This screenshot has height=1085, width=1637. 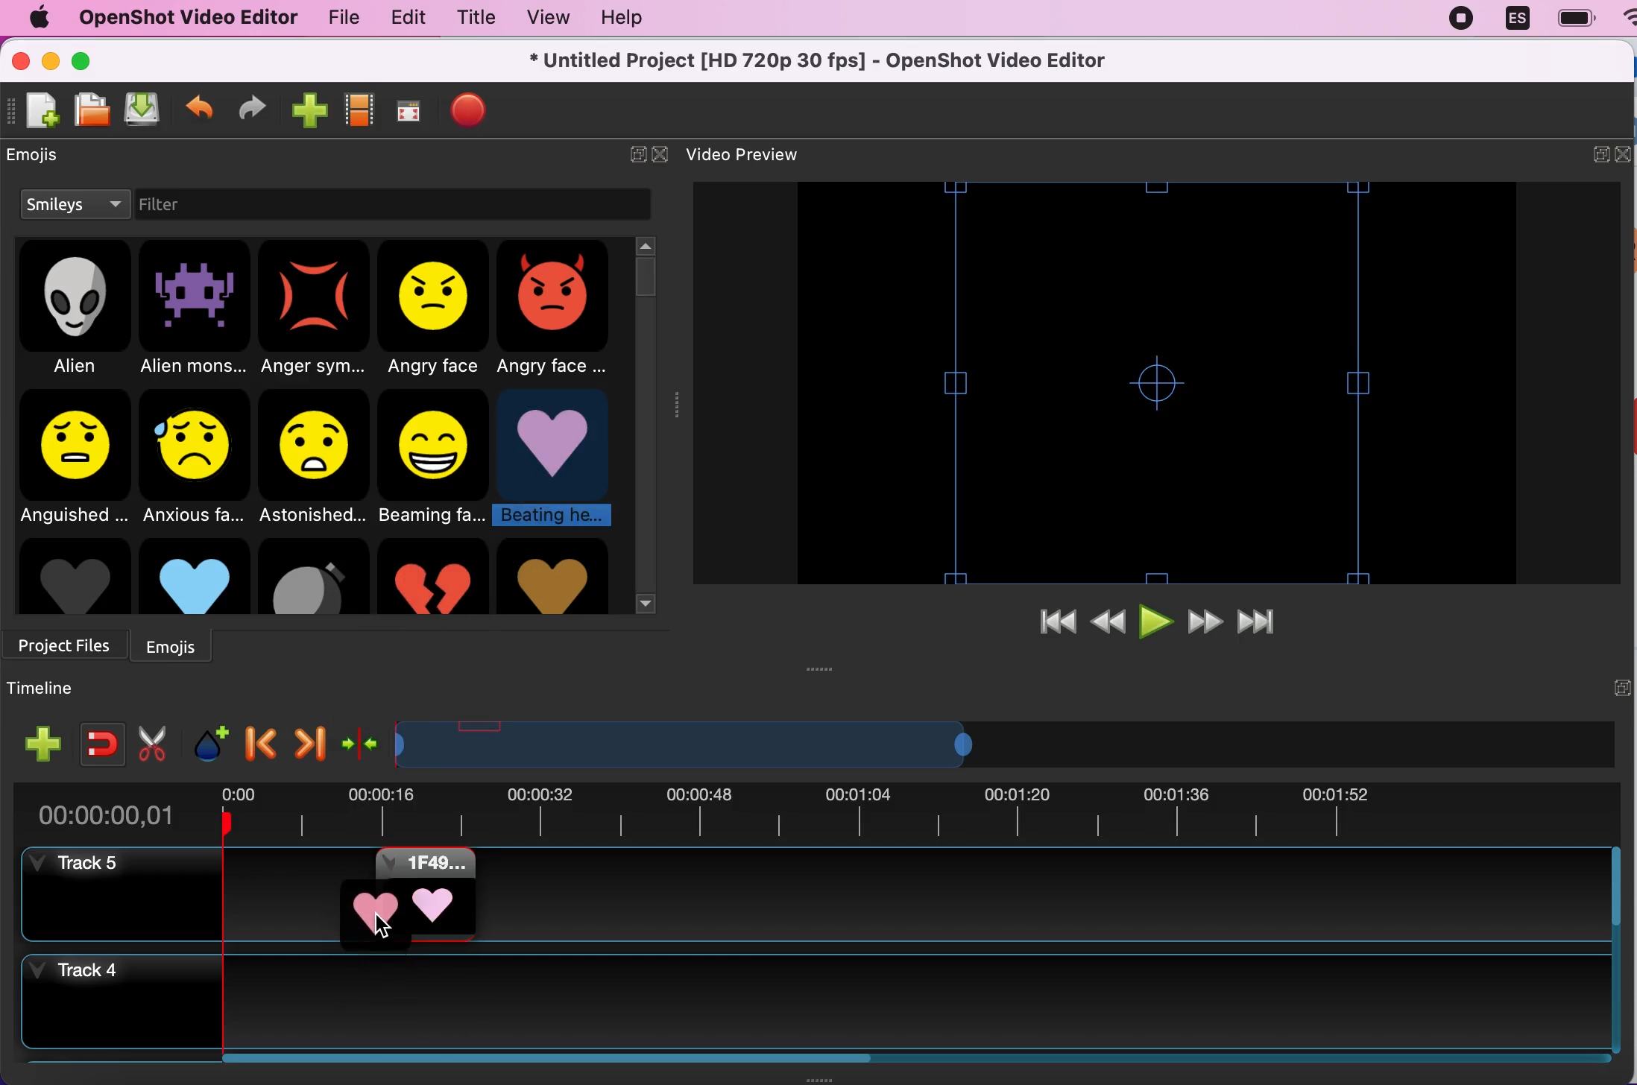 I want to click on close, so click(x=19, y=65).